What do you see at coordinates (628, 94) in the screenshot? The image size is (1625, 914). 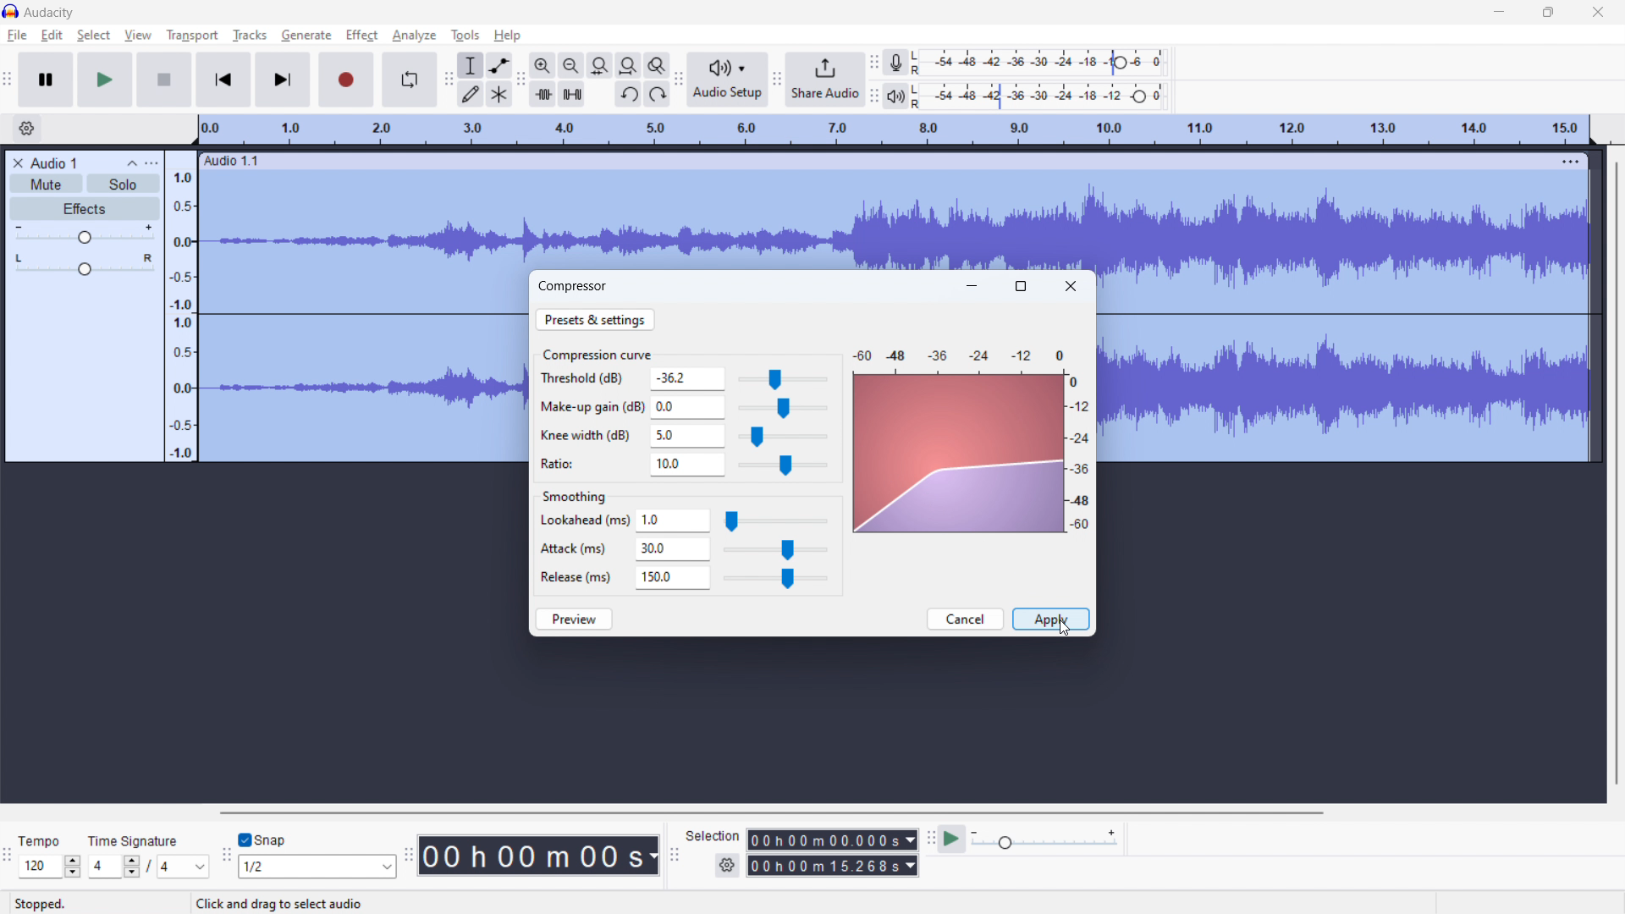 I see `undo` at bounding box center [628, 94].